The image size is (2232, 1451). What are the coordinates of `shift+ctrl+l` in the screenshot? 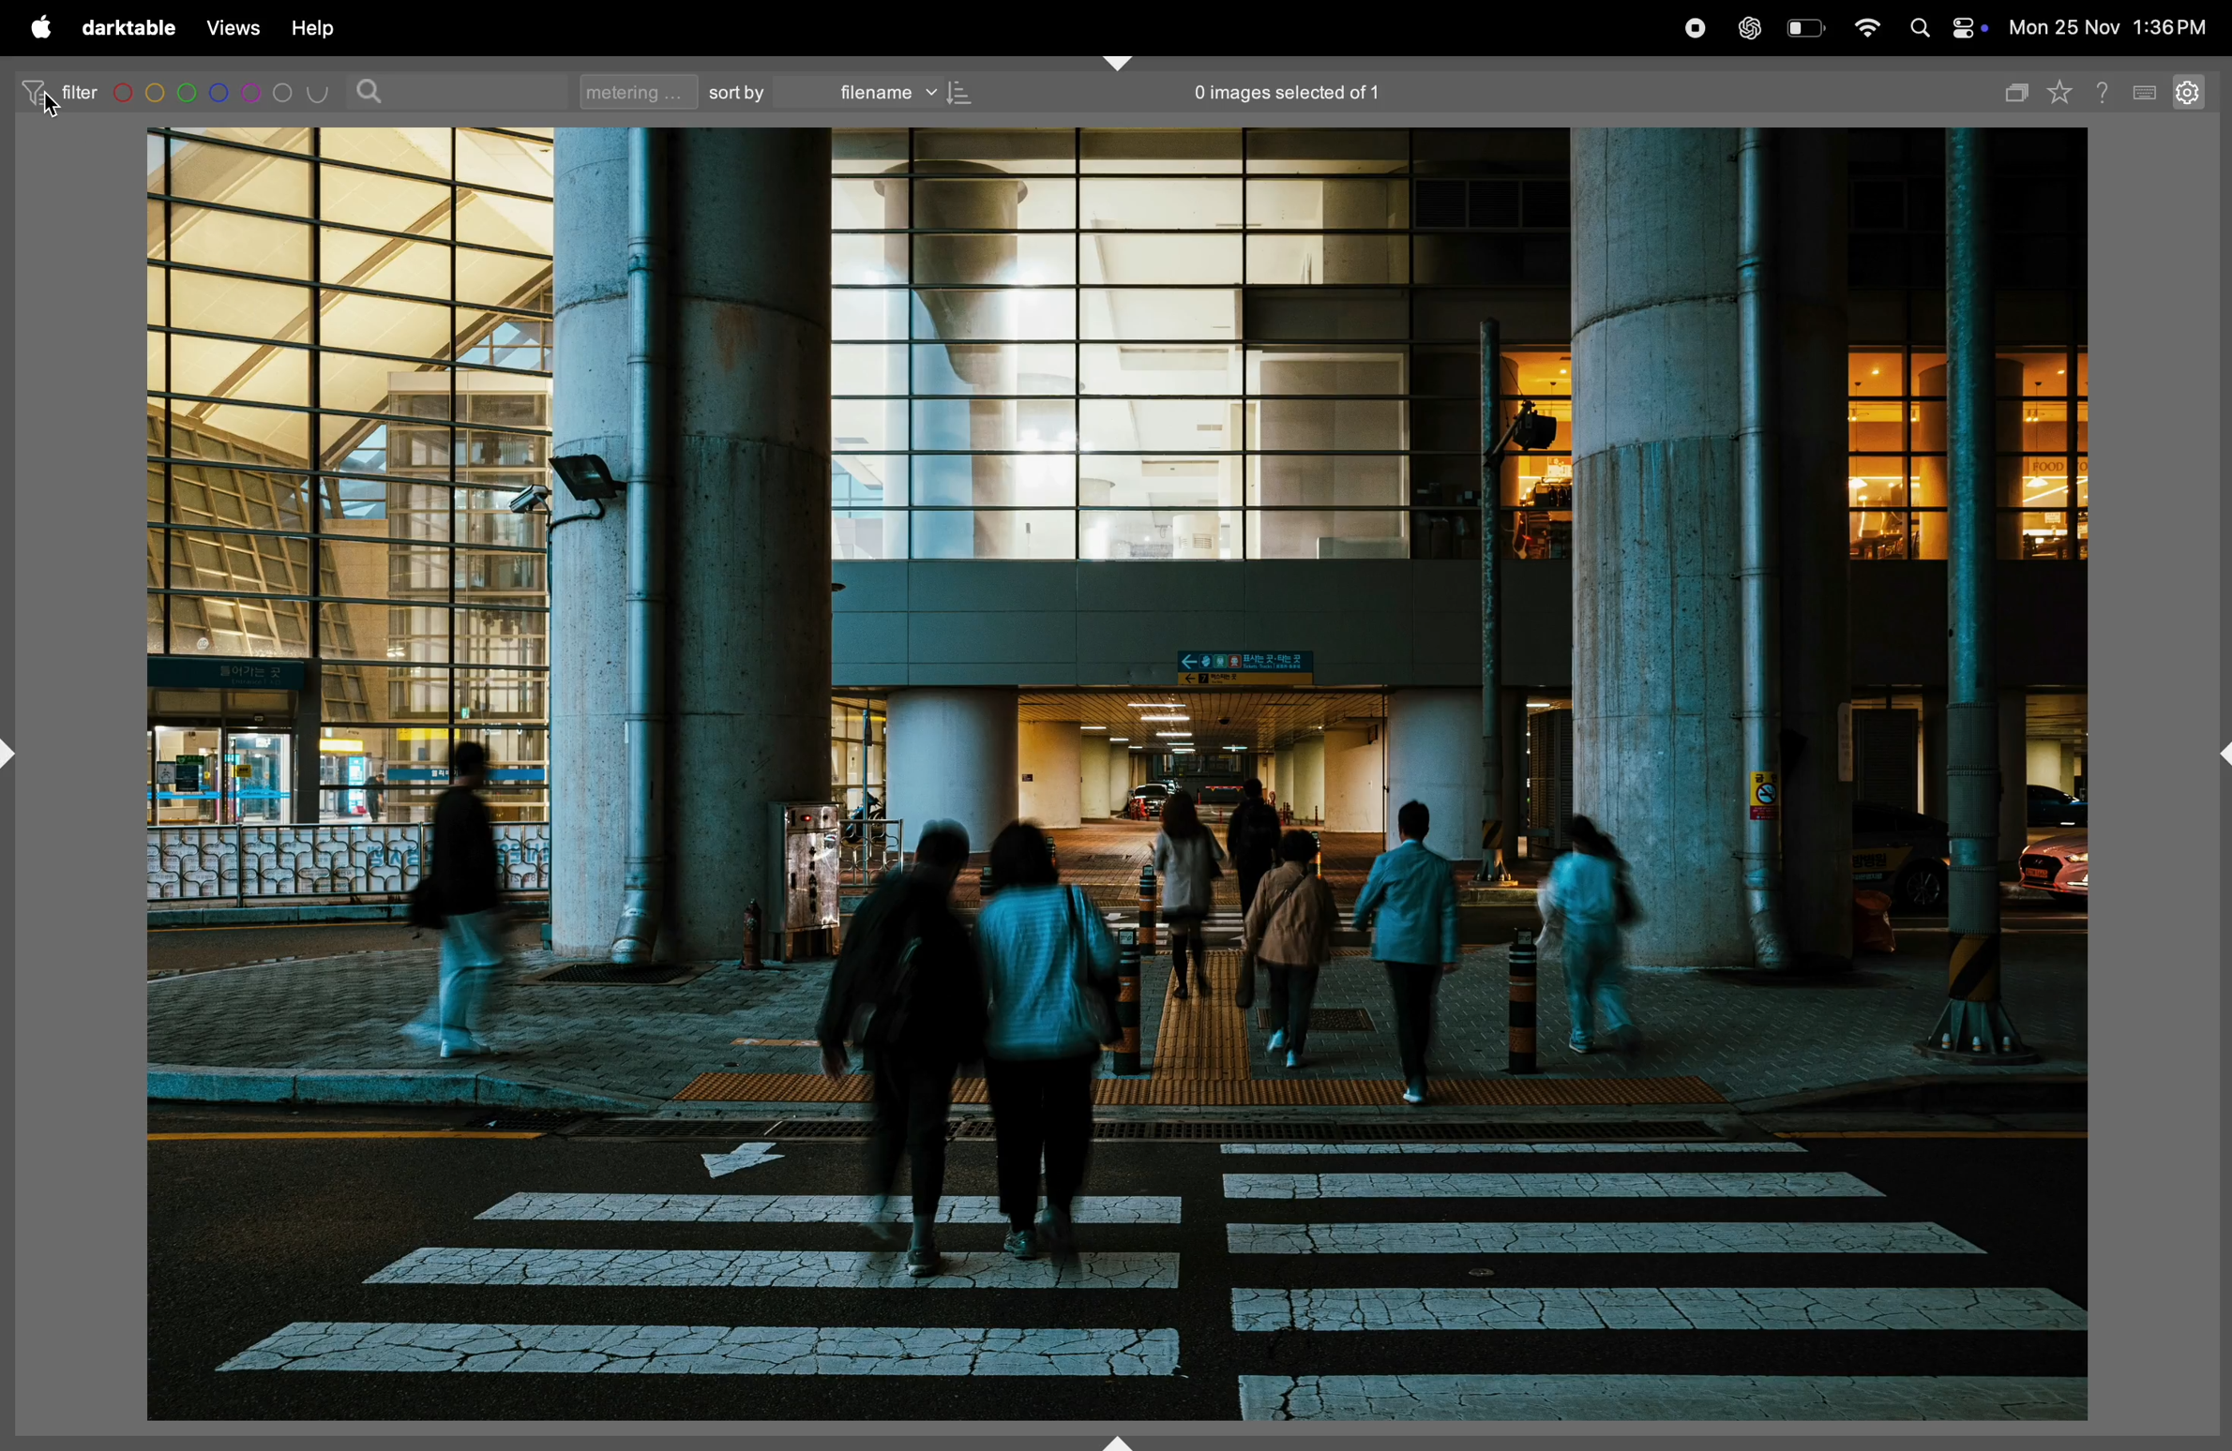 It's located at (15, 747).